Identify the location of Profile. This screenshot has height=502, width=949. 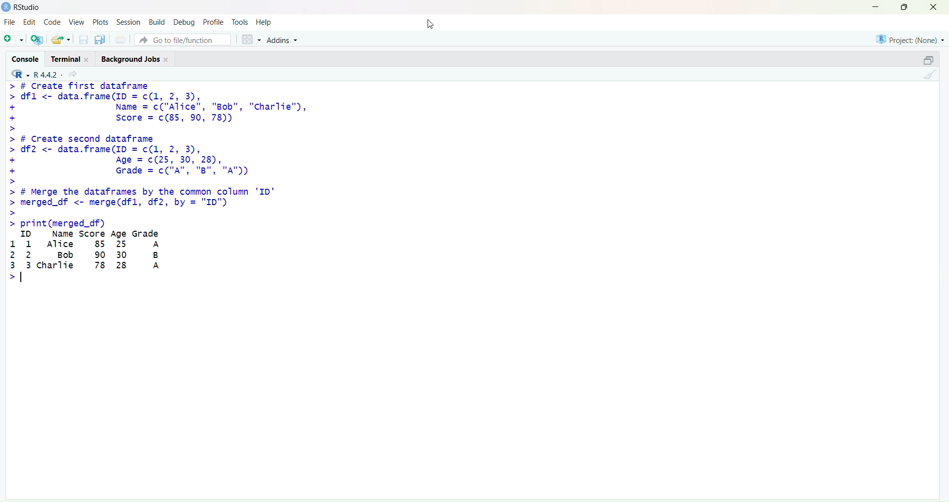
(214, 22).